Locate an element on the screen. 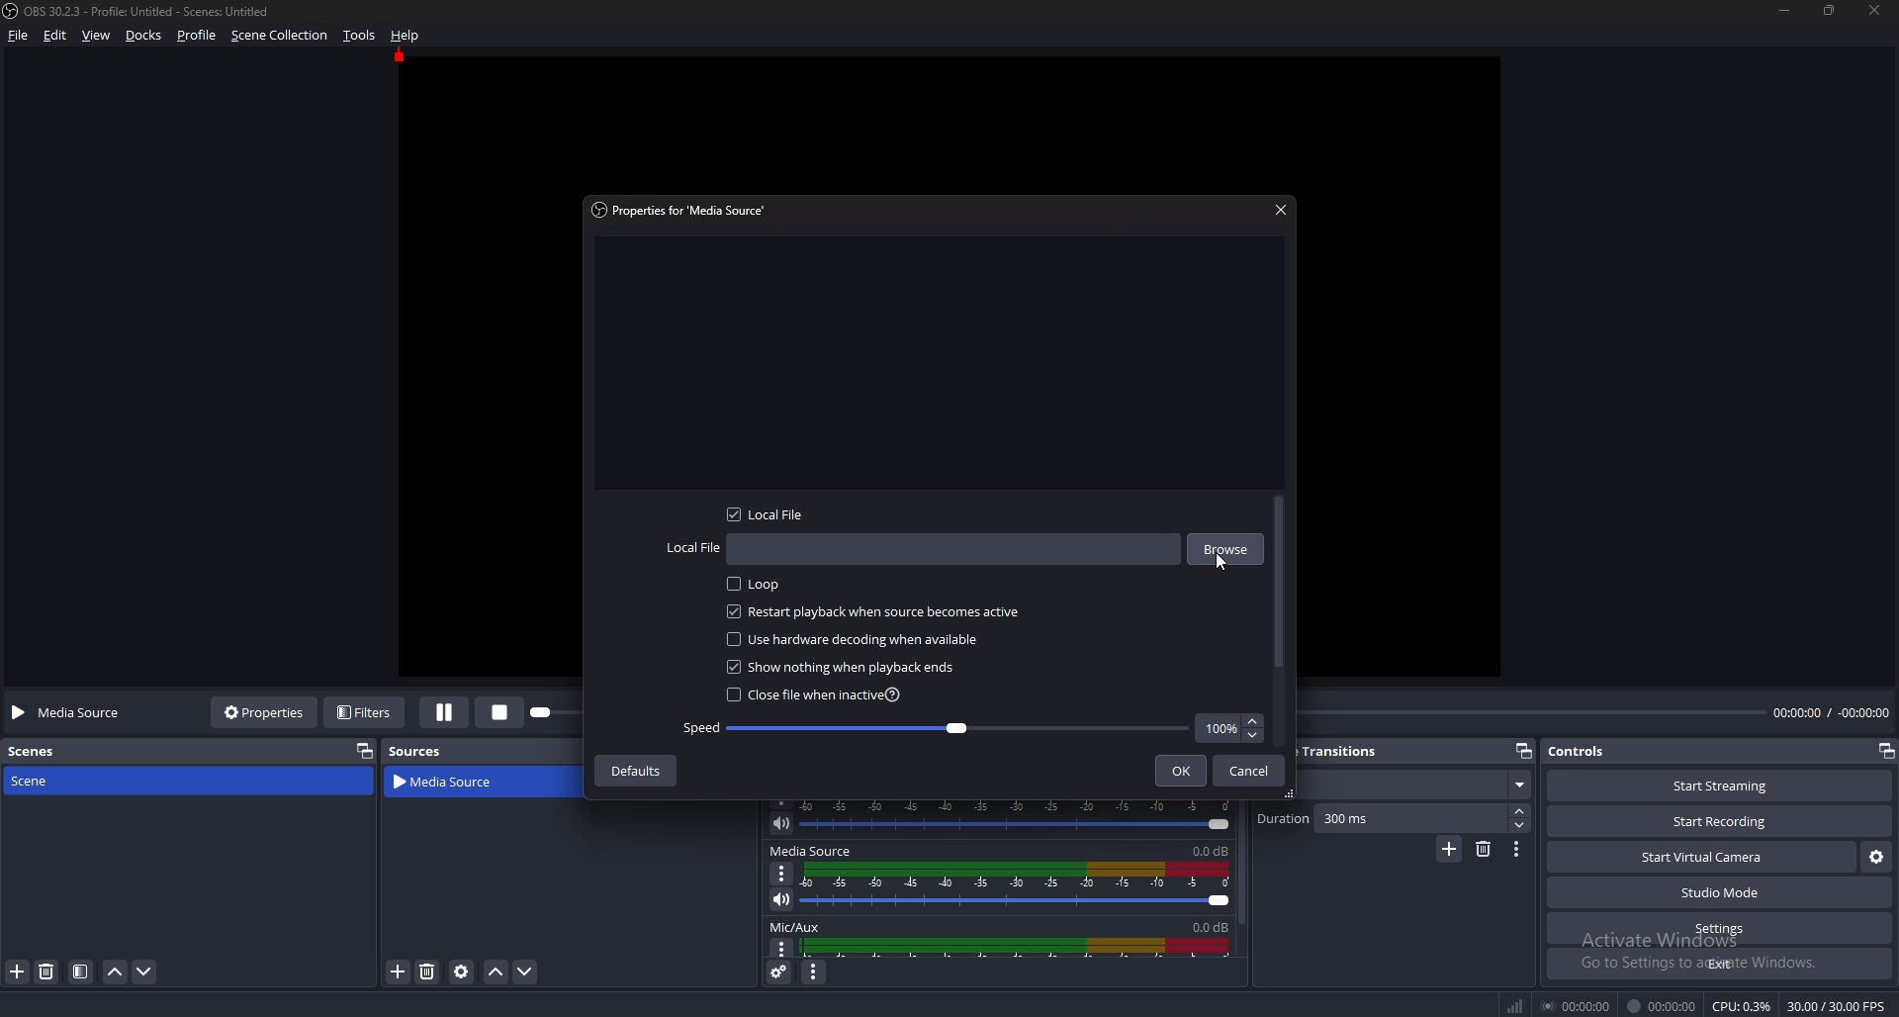 This screenshot has height=1017, width=1899. Audio soundbar is located at coordinates (1022, 815).